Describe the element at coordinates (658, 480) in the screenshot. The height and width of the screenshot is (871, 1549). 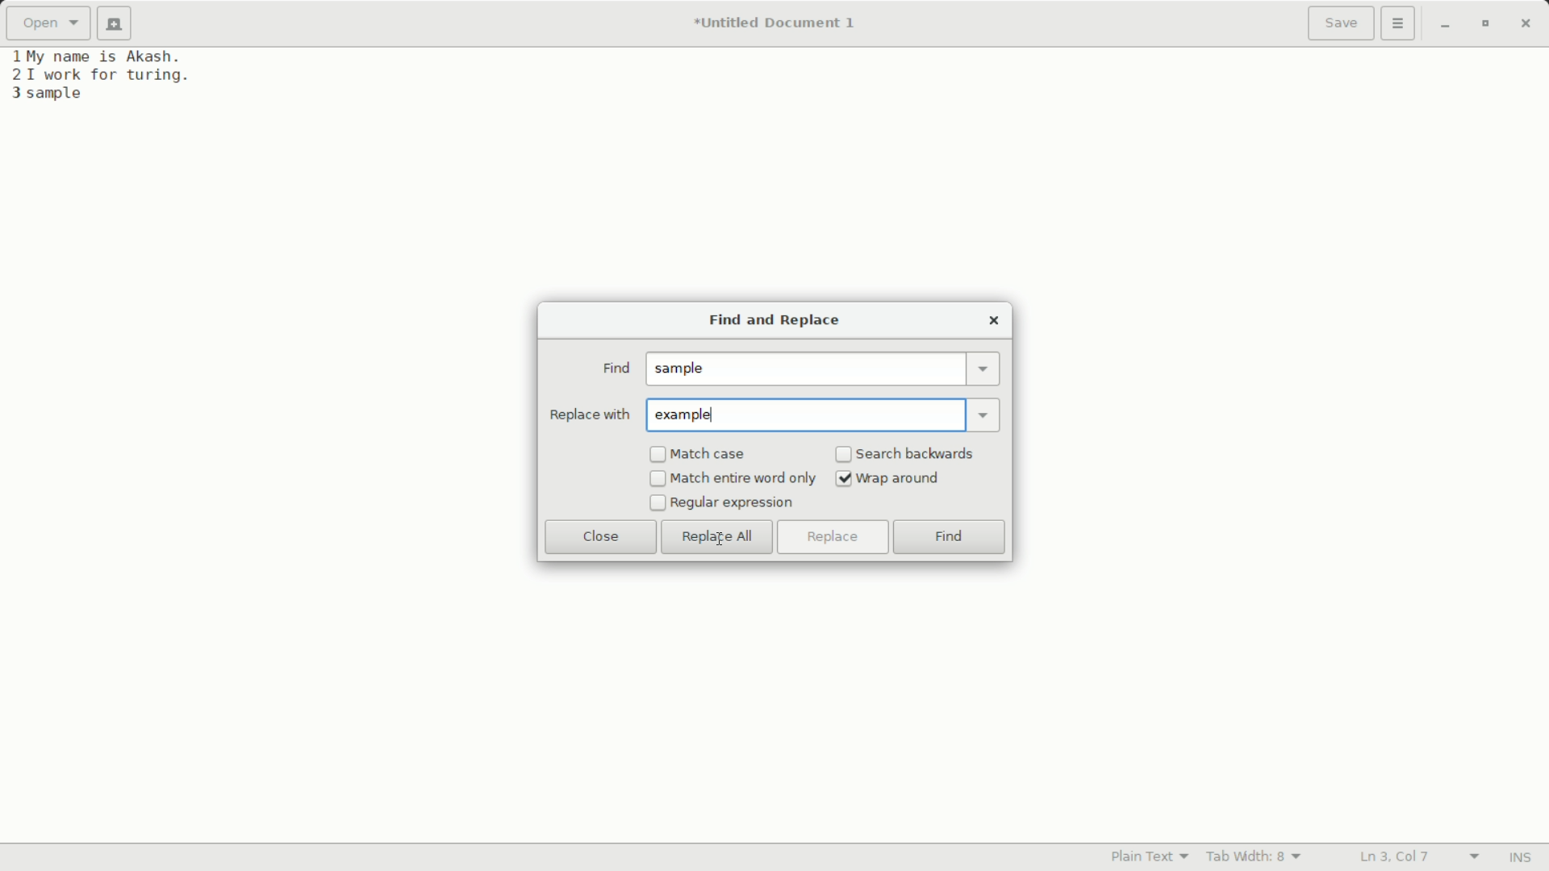
I see `checkbox` at that location.